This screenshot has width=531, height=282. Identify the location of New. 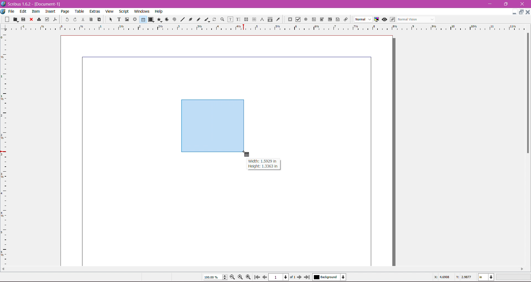
(8, 19).